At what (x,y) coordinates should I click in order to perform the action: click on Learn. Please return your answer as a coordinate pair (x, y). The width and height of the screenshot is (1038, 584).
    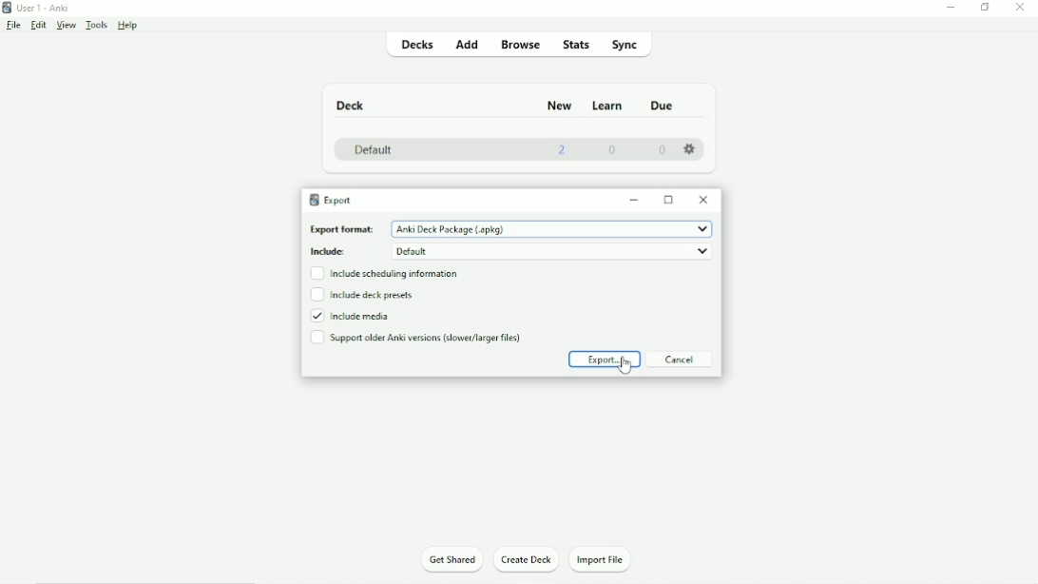
    Looking at the image, I should click on (606, 107).